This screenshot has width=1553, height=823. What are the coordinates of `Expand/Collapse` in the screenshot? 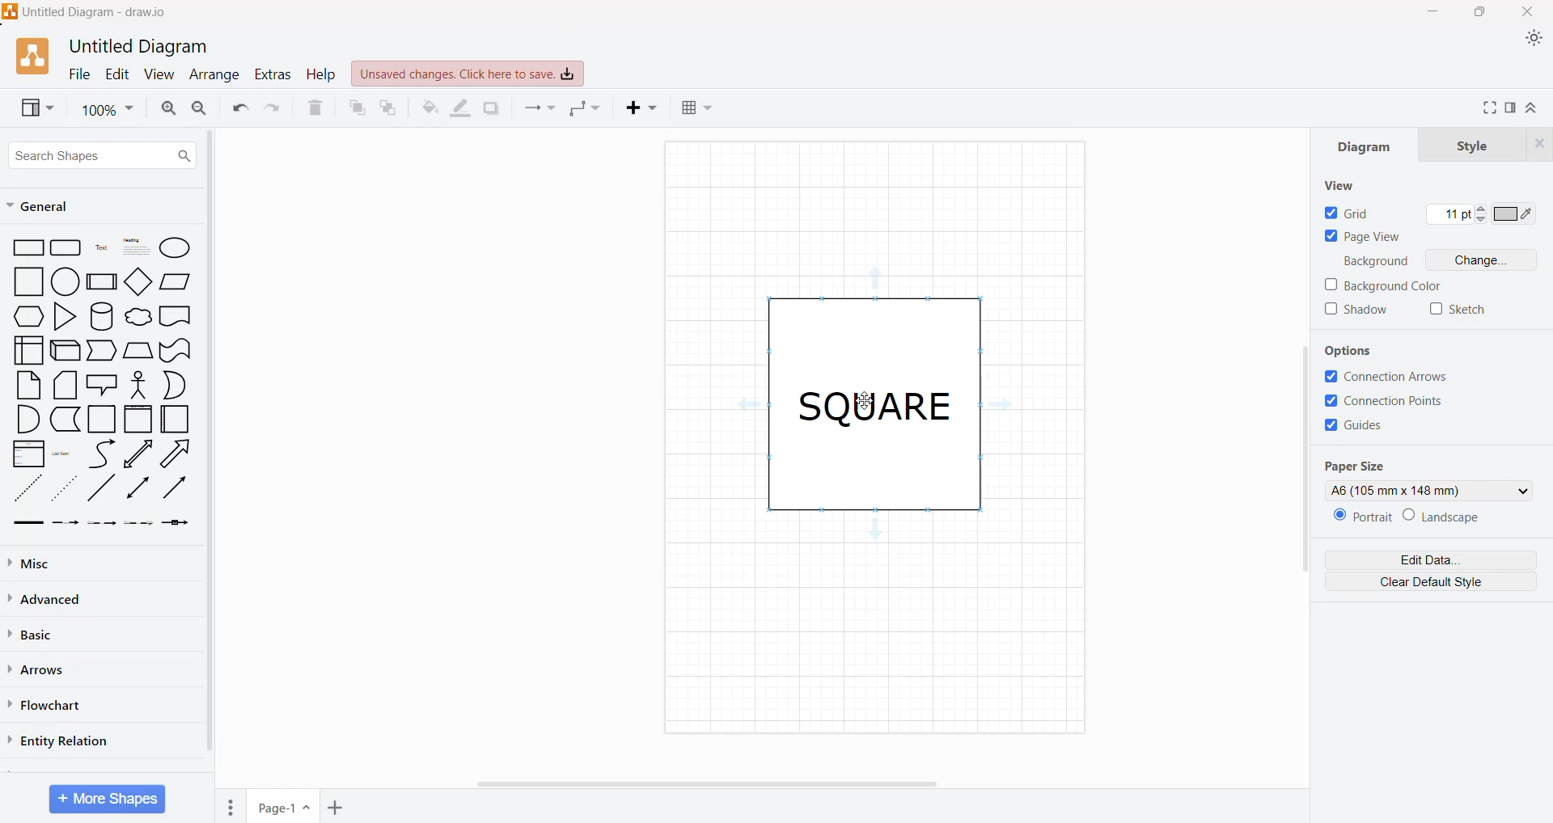 It's located at (1531, 108).